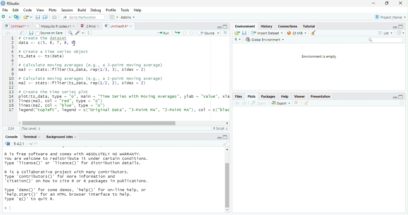  Describe the element at coordinates (400, 97) in the screenshot. I see `maximize` at that location.